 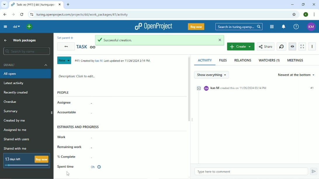 What do you see at coordinates (5, 27) in the screenshot?
I see `Collapse project menu` at bounding box center [5, 27].